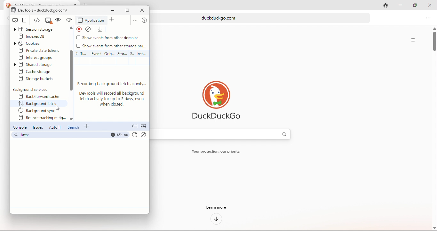 This screenshot has width=437, height=231. Describe the element at coordinates (108, 38) in the screenshot. I see `show events from other domains` at that location.